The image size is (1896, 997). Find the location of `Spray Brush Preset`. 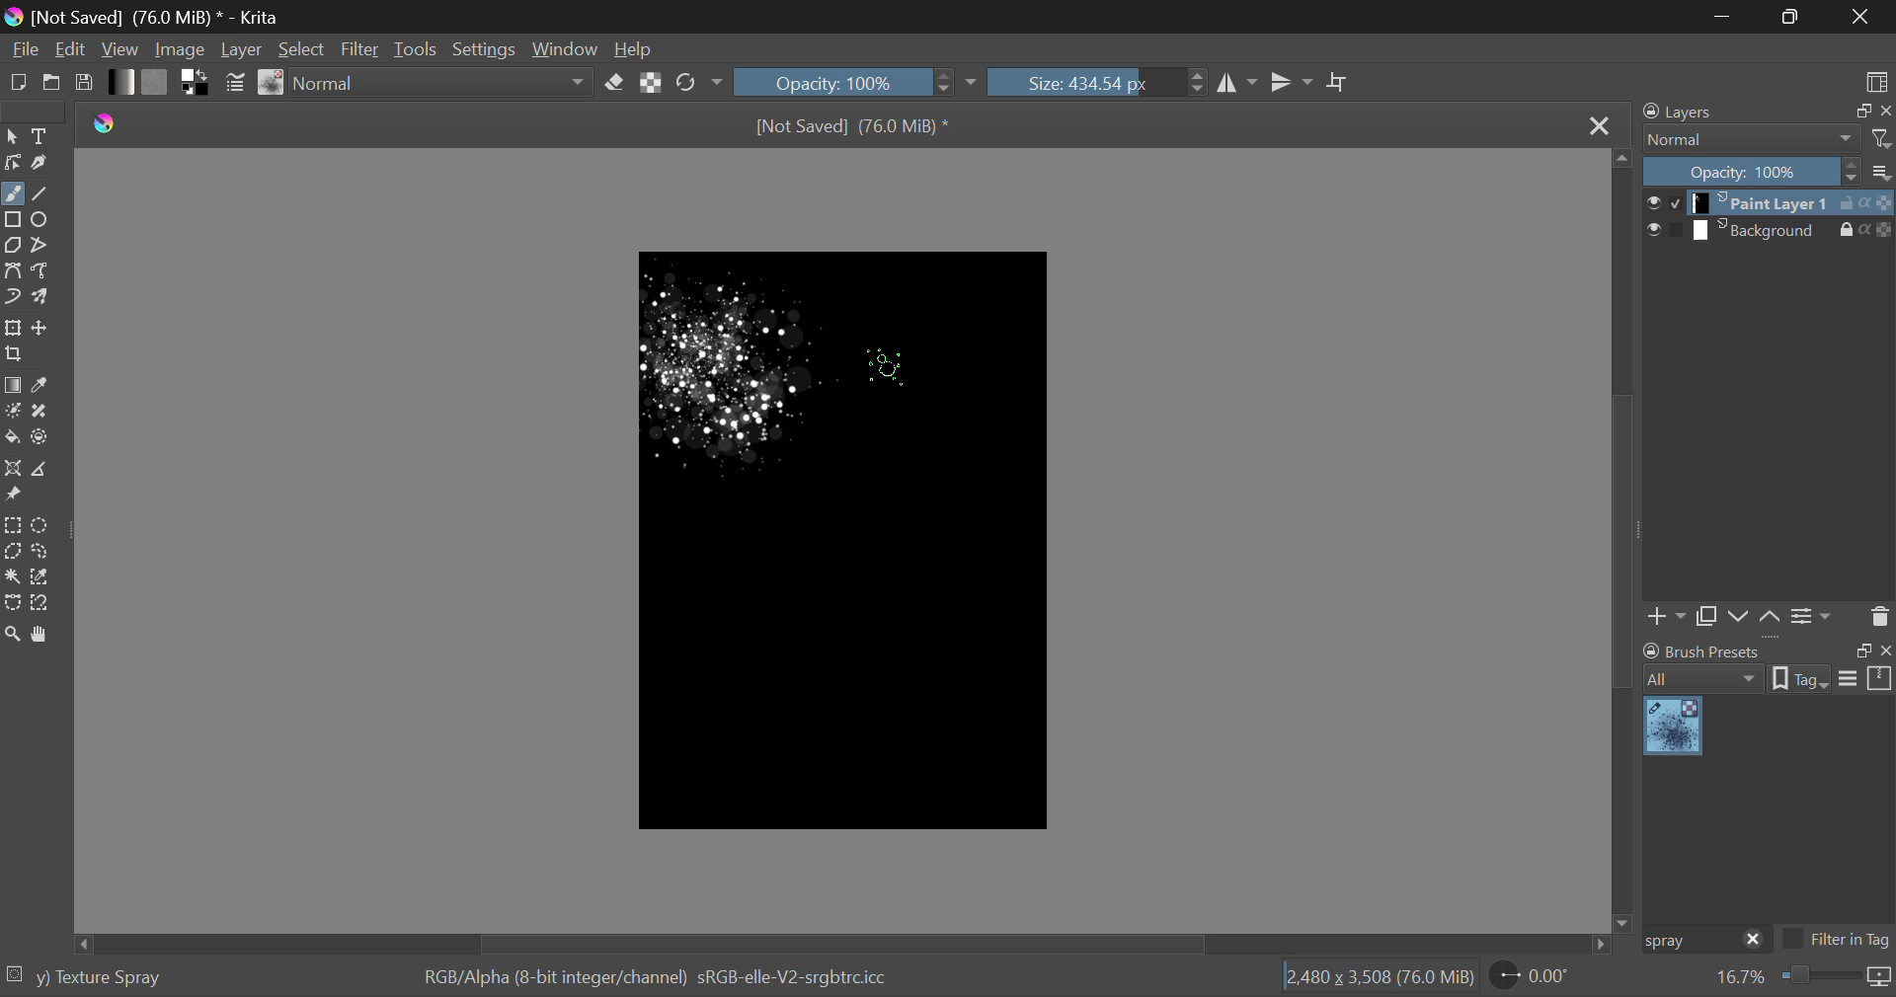

Spray Brush Preset is located at coordinates (1673, 728).